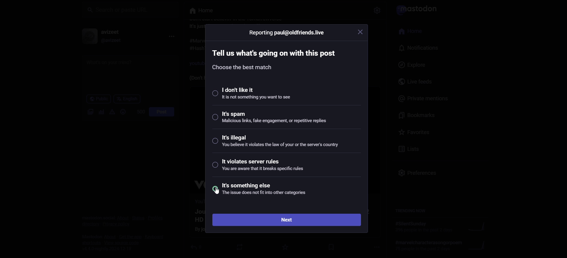 Image resolution: width=567 pixels, height=258 pixels. What do you see at coordinates (411, 212) in the screenshot?
I see `trending hashtags` at bounding box center [411, 212].